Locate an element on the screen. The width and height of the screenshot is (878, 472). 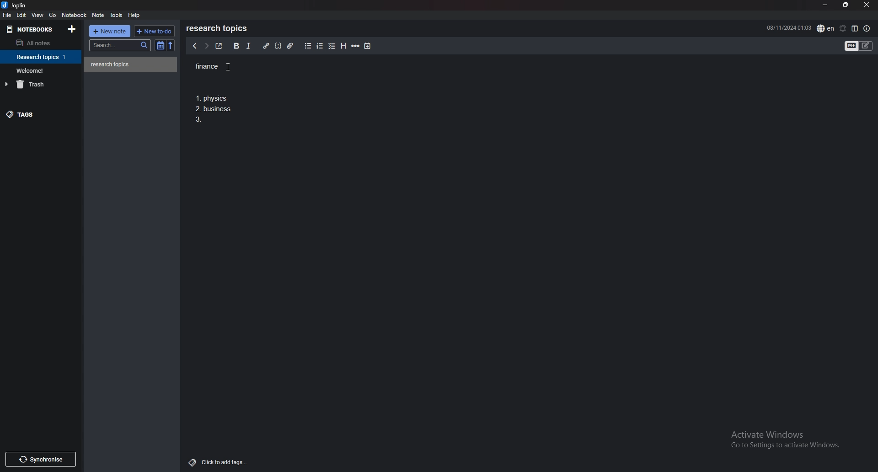
add notebook is located at coordinates (71, 29).